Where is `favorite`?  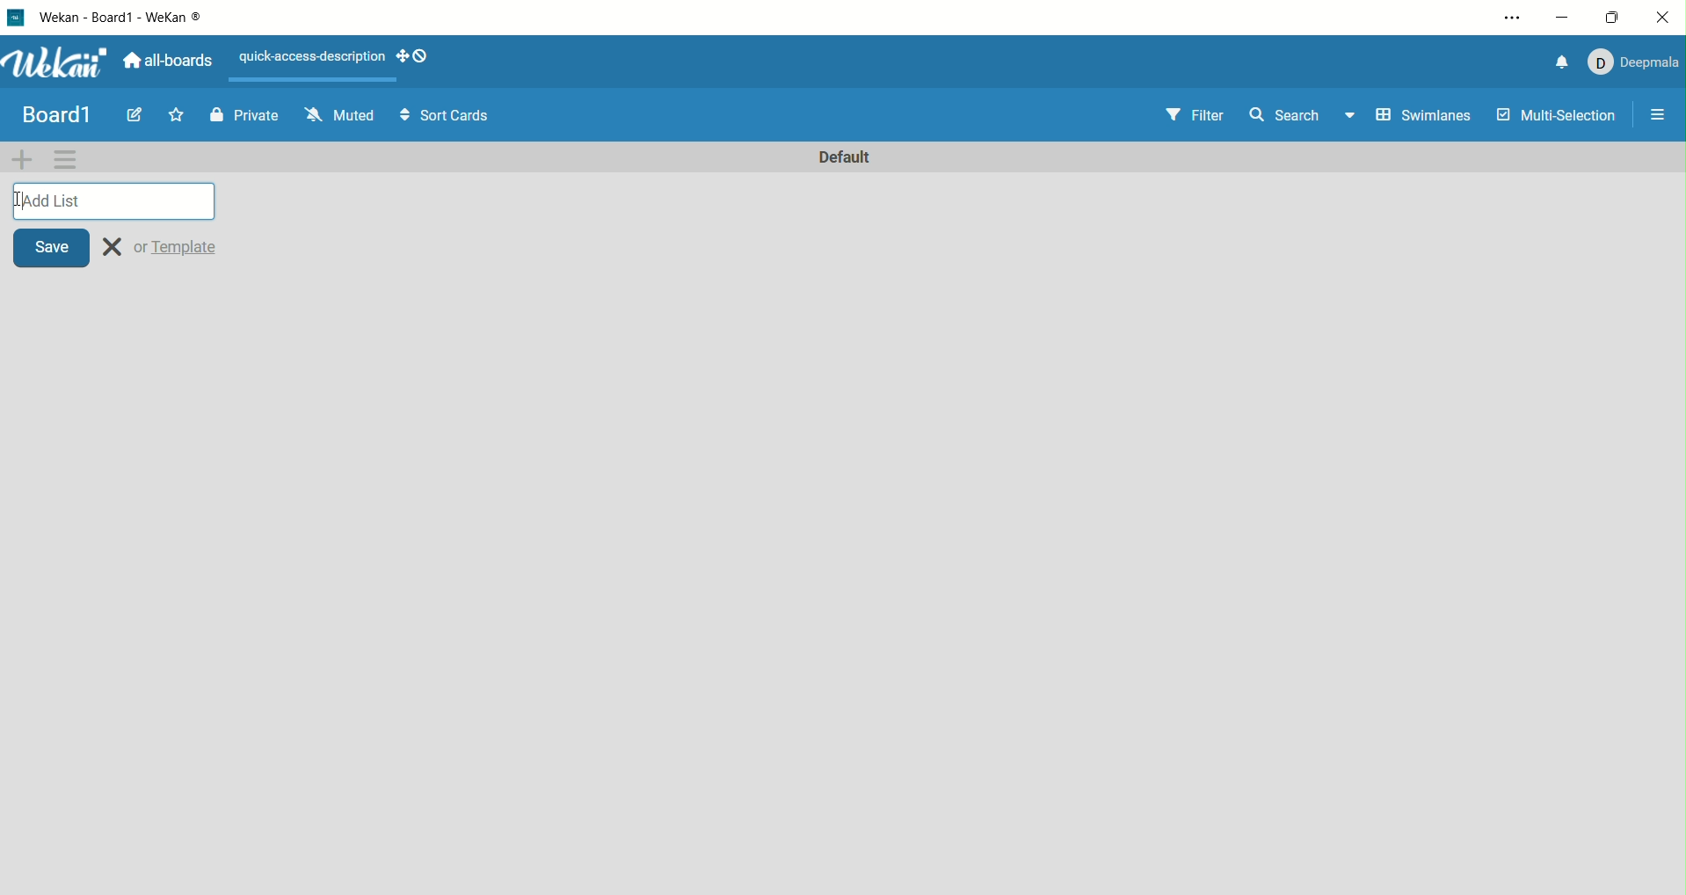
favorite is located at coordinates (176, 113).